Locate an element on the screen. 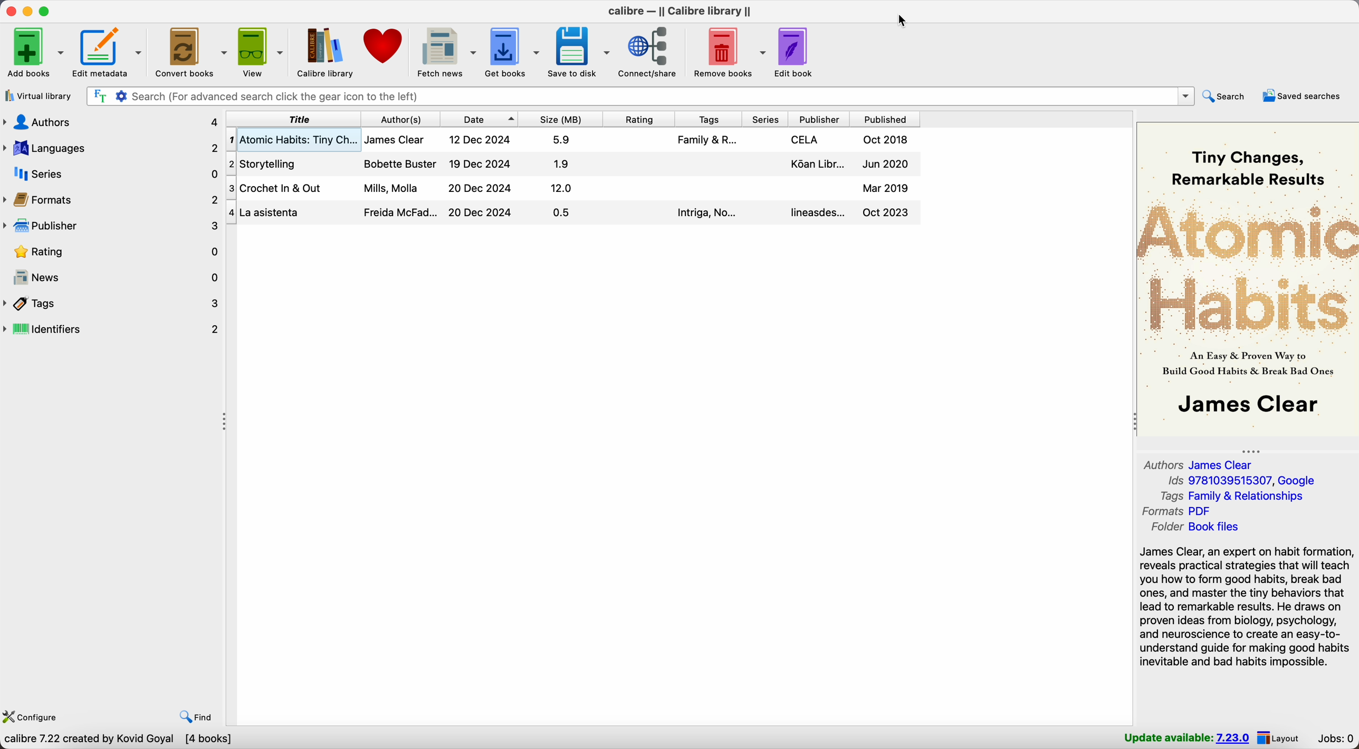 The height and width of the screenshot is (749, 1359). donate is located at coordinates (386, 45).